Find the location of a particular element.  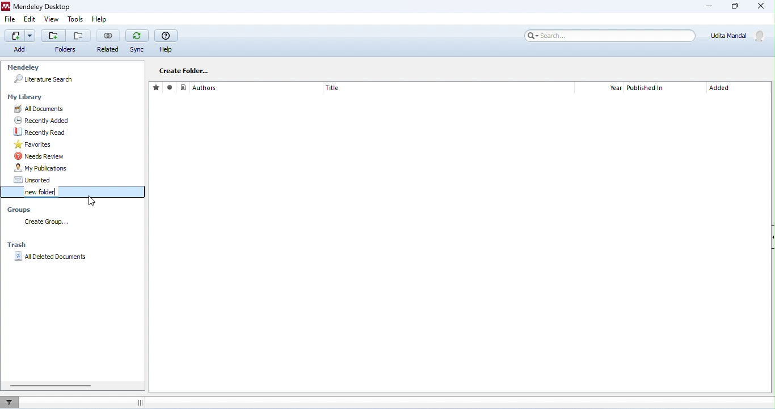

create group is located at coordinates (49, 223).